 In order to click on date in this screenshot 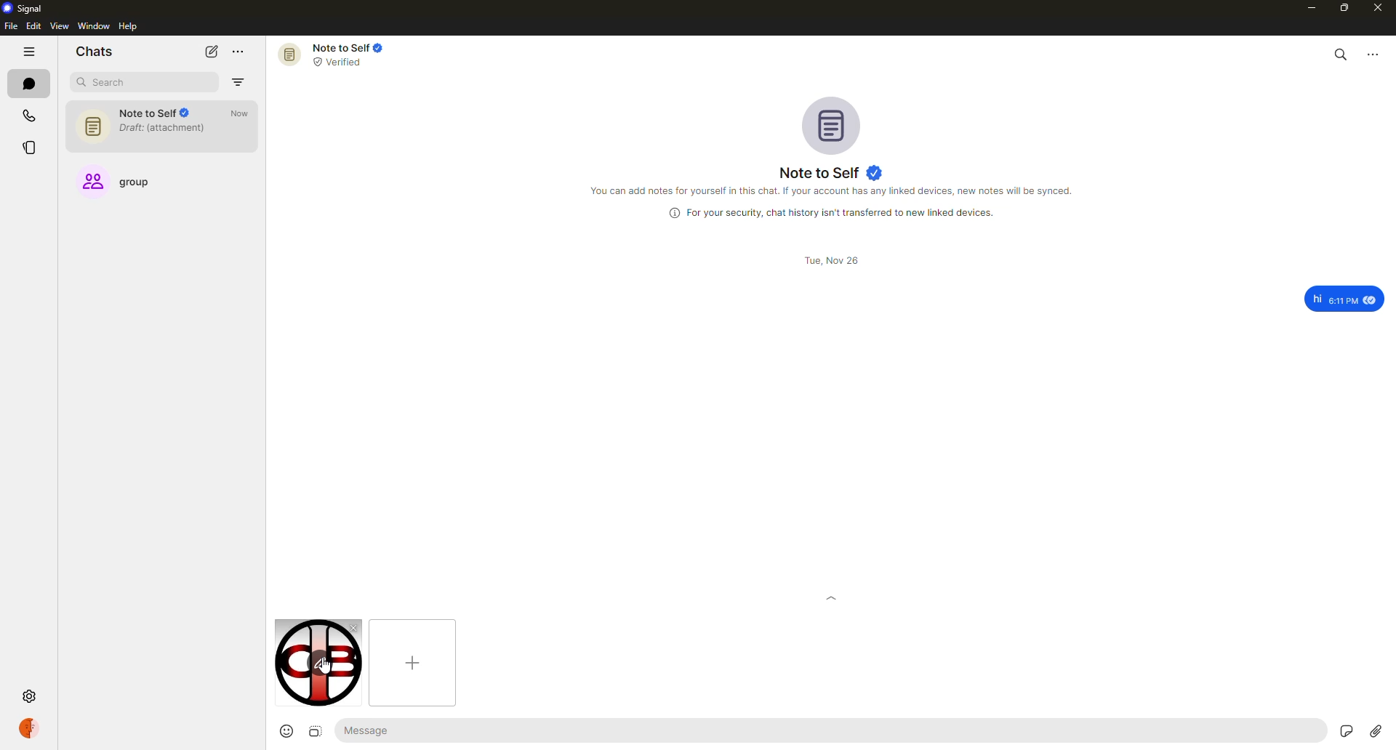, I will do `click(835, 260)`.